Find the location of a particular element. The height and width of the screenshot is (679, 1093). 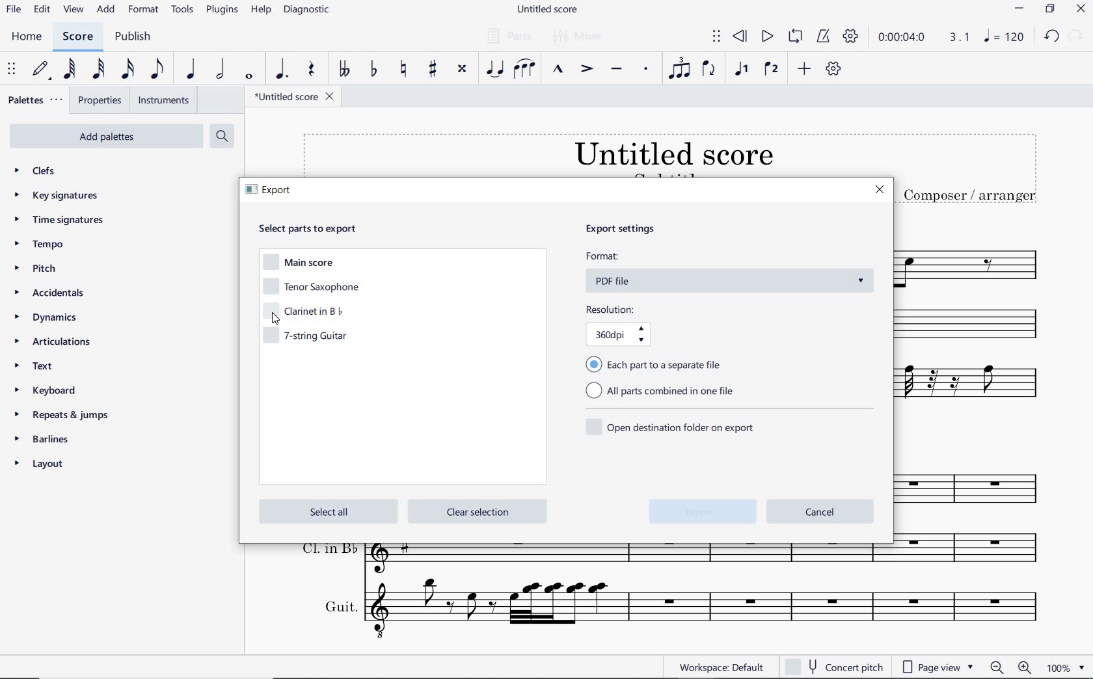

all parts combined in one file is located at coordinates (664, 392).